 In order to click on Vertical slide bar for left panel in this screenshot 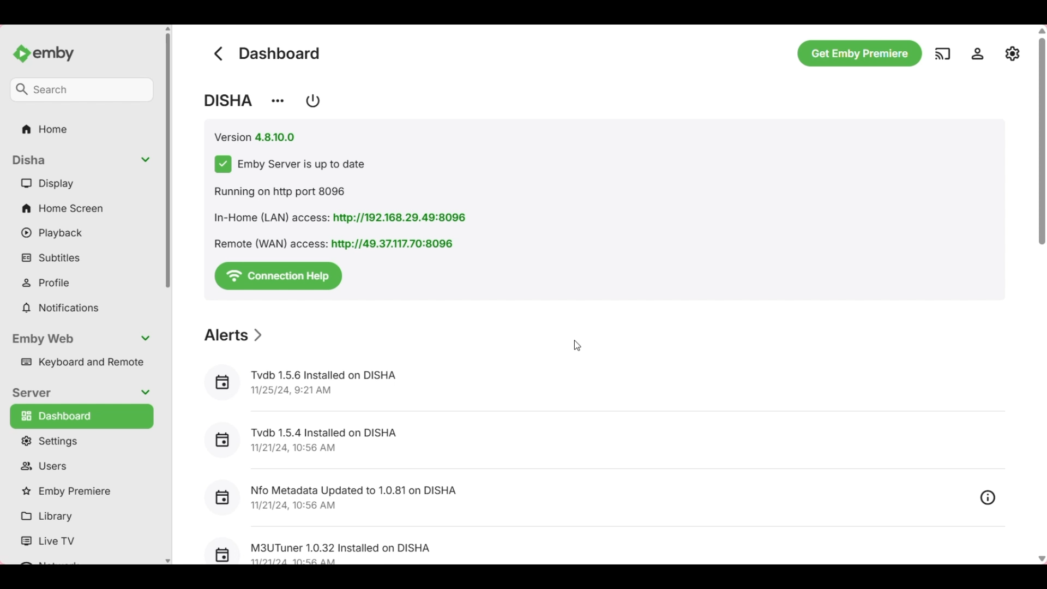, I will do `click(168, 161)`.